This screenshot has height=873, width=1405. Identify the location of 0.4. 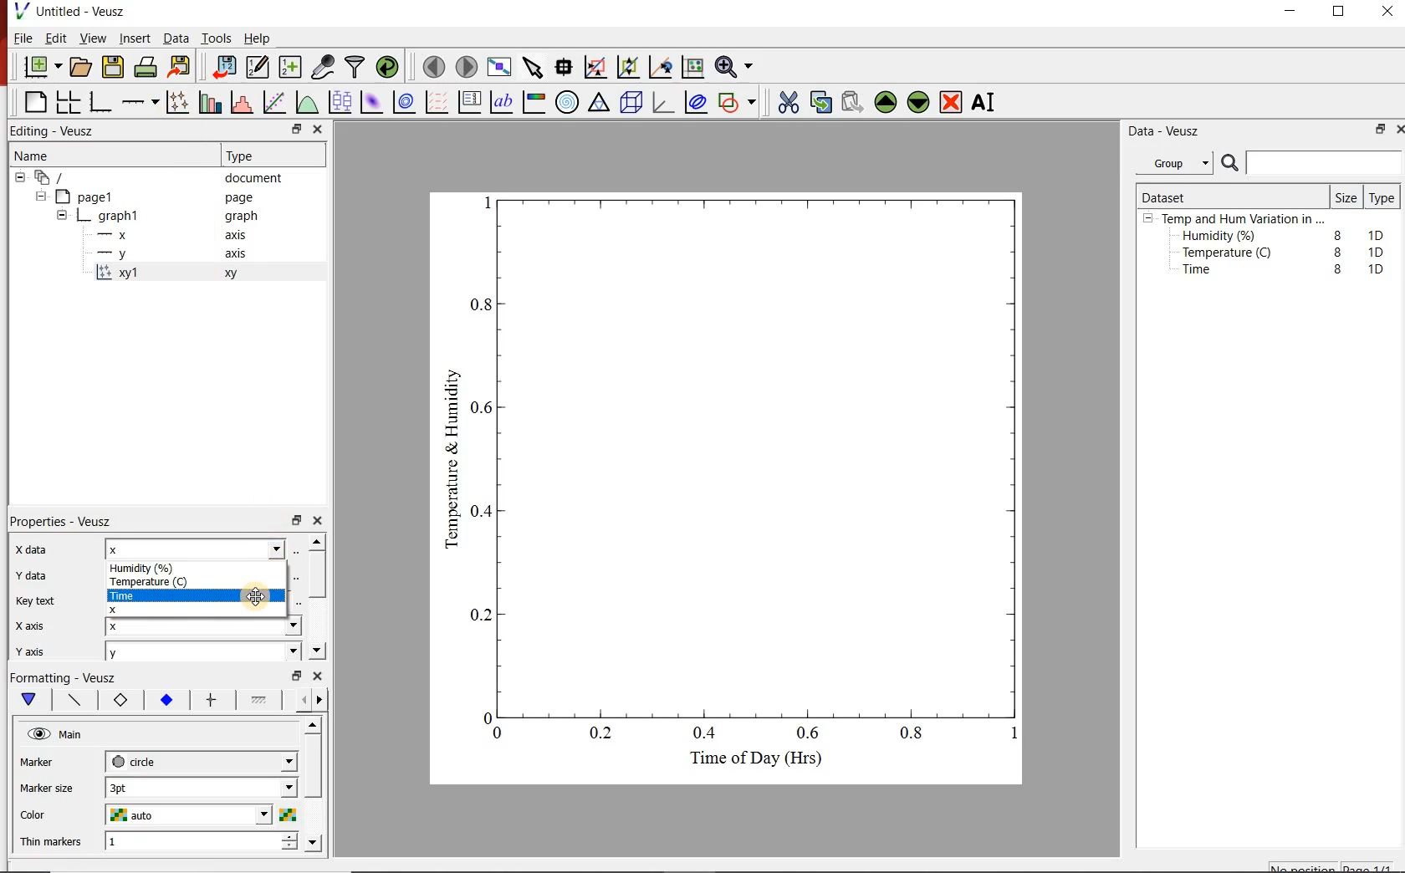
(483, 511).